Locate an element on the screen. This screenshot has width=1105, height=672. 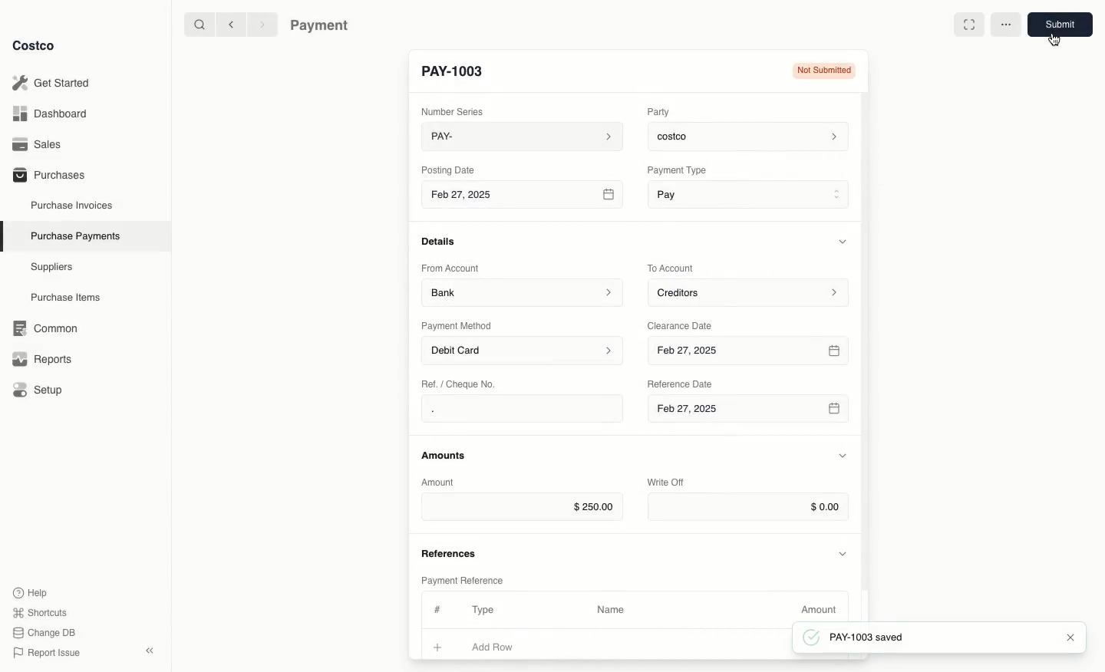
$0.00 is located at coordinates (748, 507).